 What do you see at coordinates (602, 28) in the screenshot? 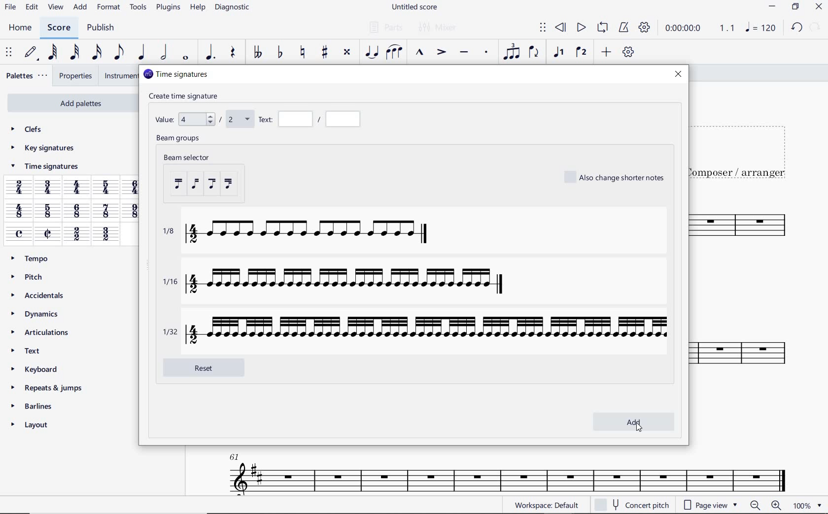
I see `LOOP PLAYBACK` at bounding box center [602, 28].